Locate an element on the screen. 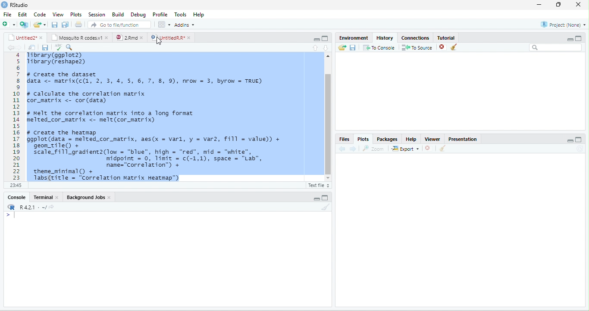  R is located at coordinates (31, 207).